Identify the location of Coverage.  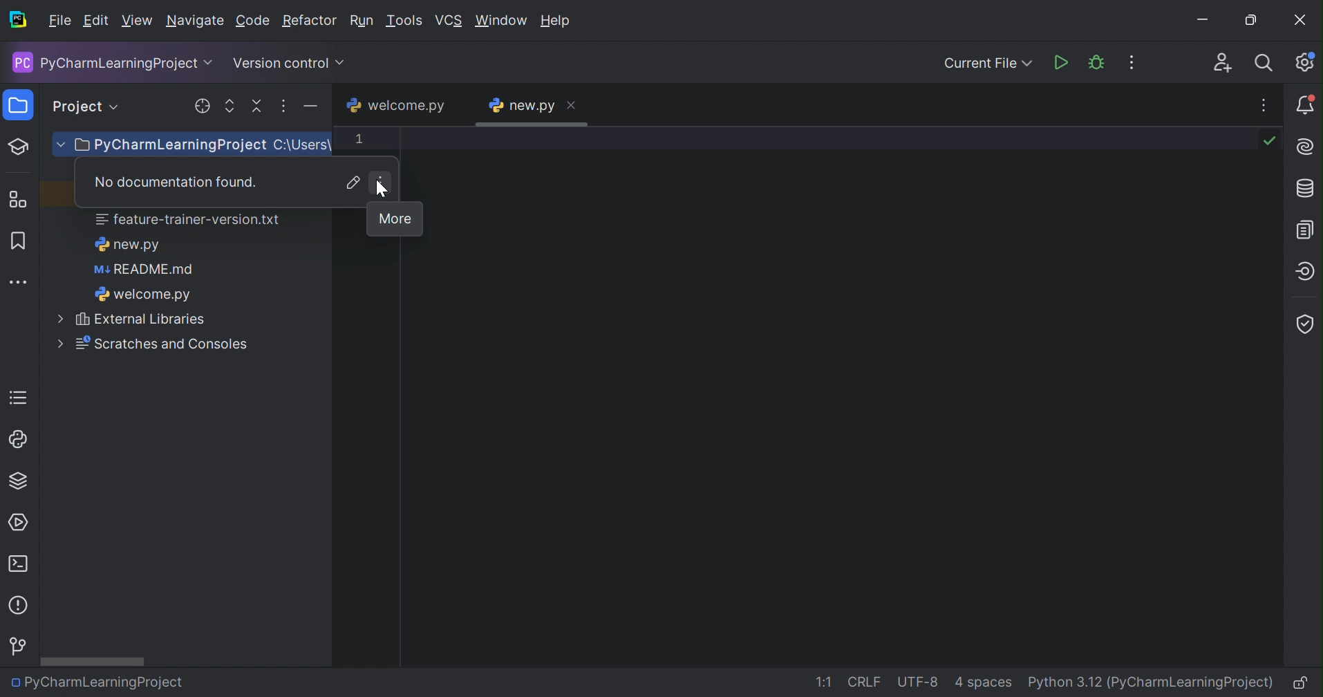
(1305, 324).